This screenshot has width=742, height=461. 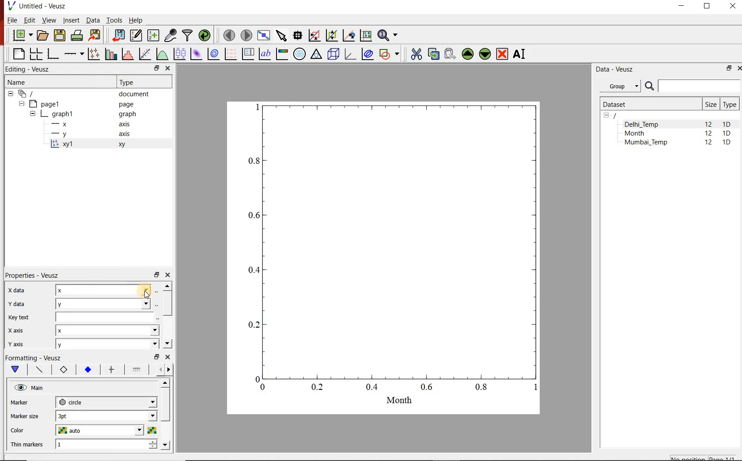 I want to click on 1D, so click(x=727, y=134).